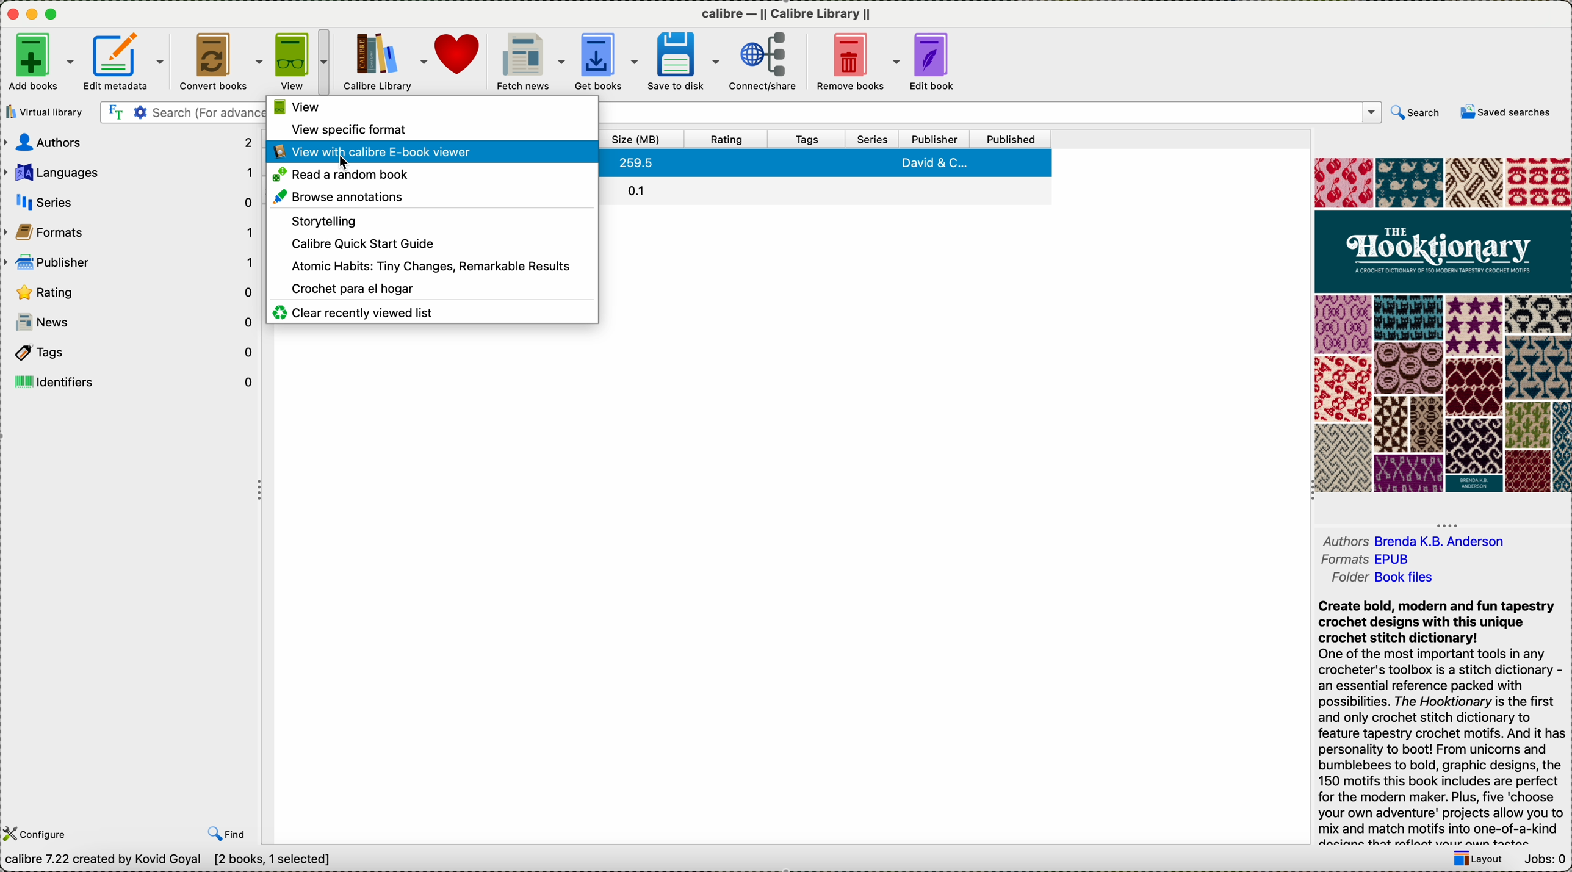  Describe the element at coordinates (992, 110) in the screenshot. I see `search bar` at that location.